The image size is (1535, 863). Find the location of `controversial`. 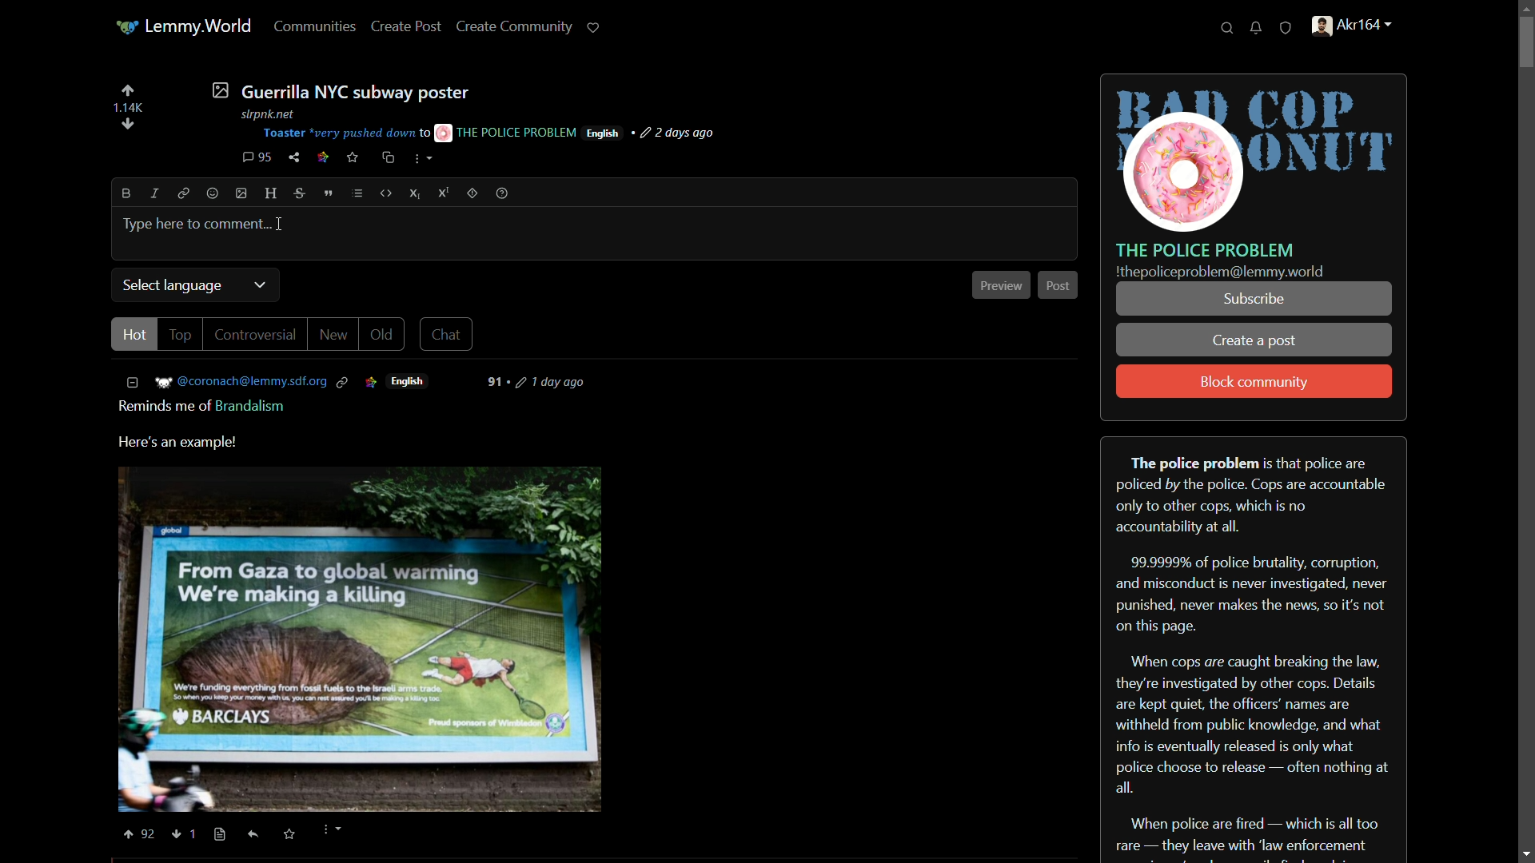

controversial is located at coordinates (253, 335).